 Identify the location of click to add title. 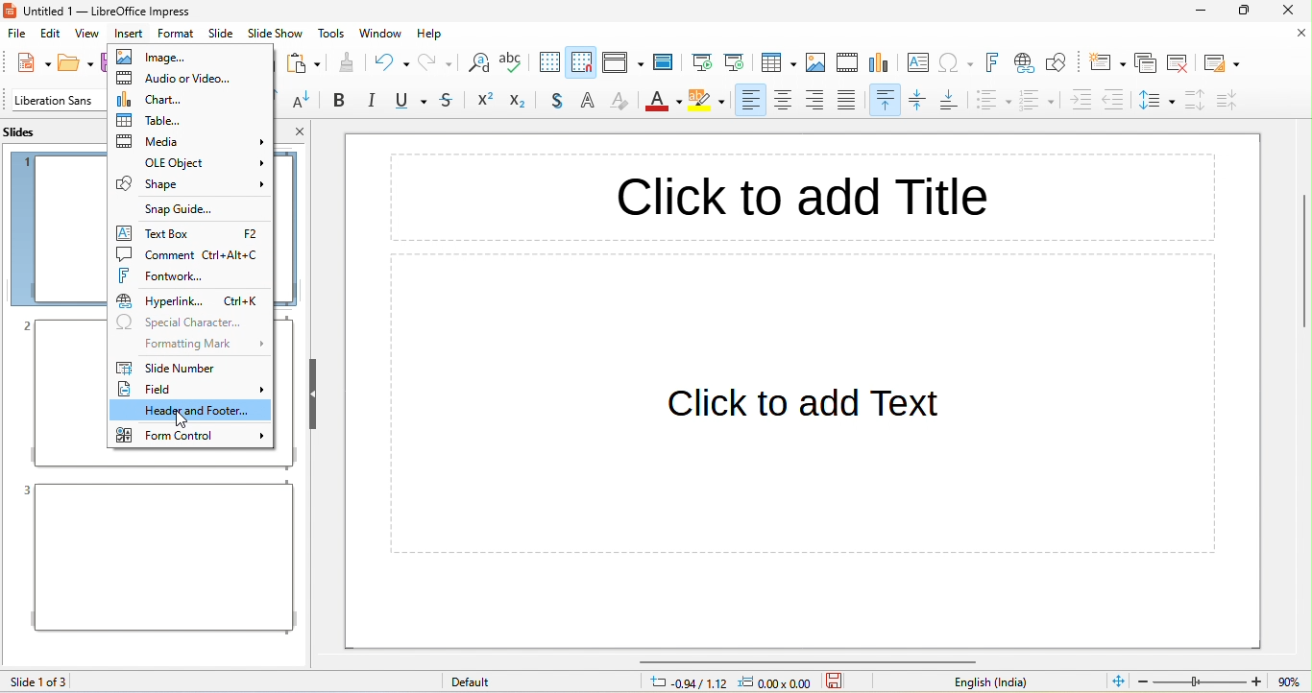
(803, 198).